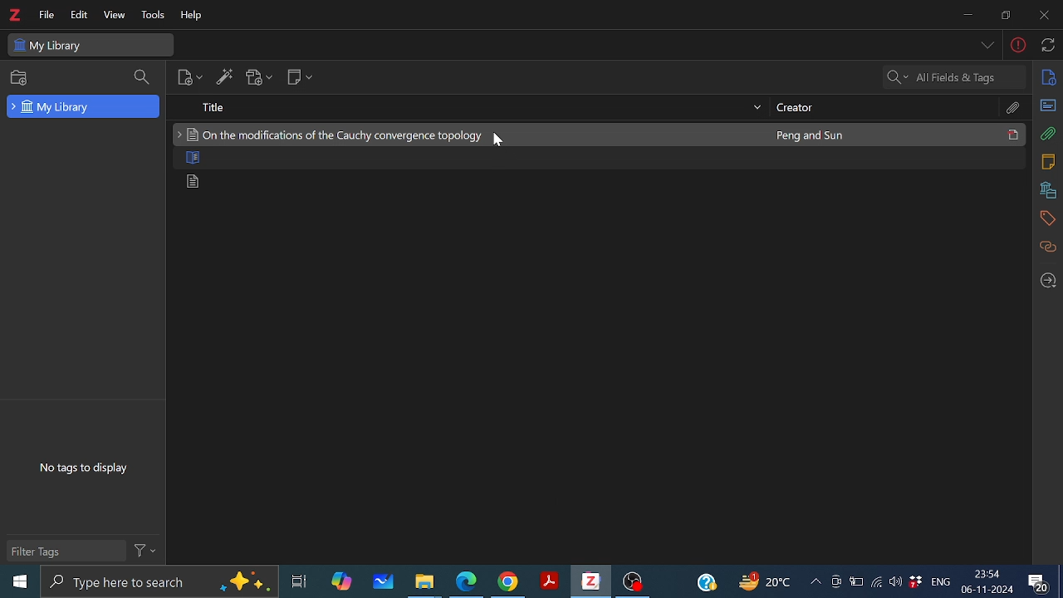  I want to click on Edit, so click(76, 15).